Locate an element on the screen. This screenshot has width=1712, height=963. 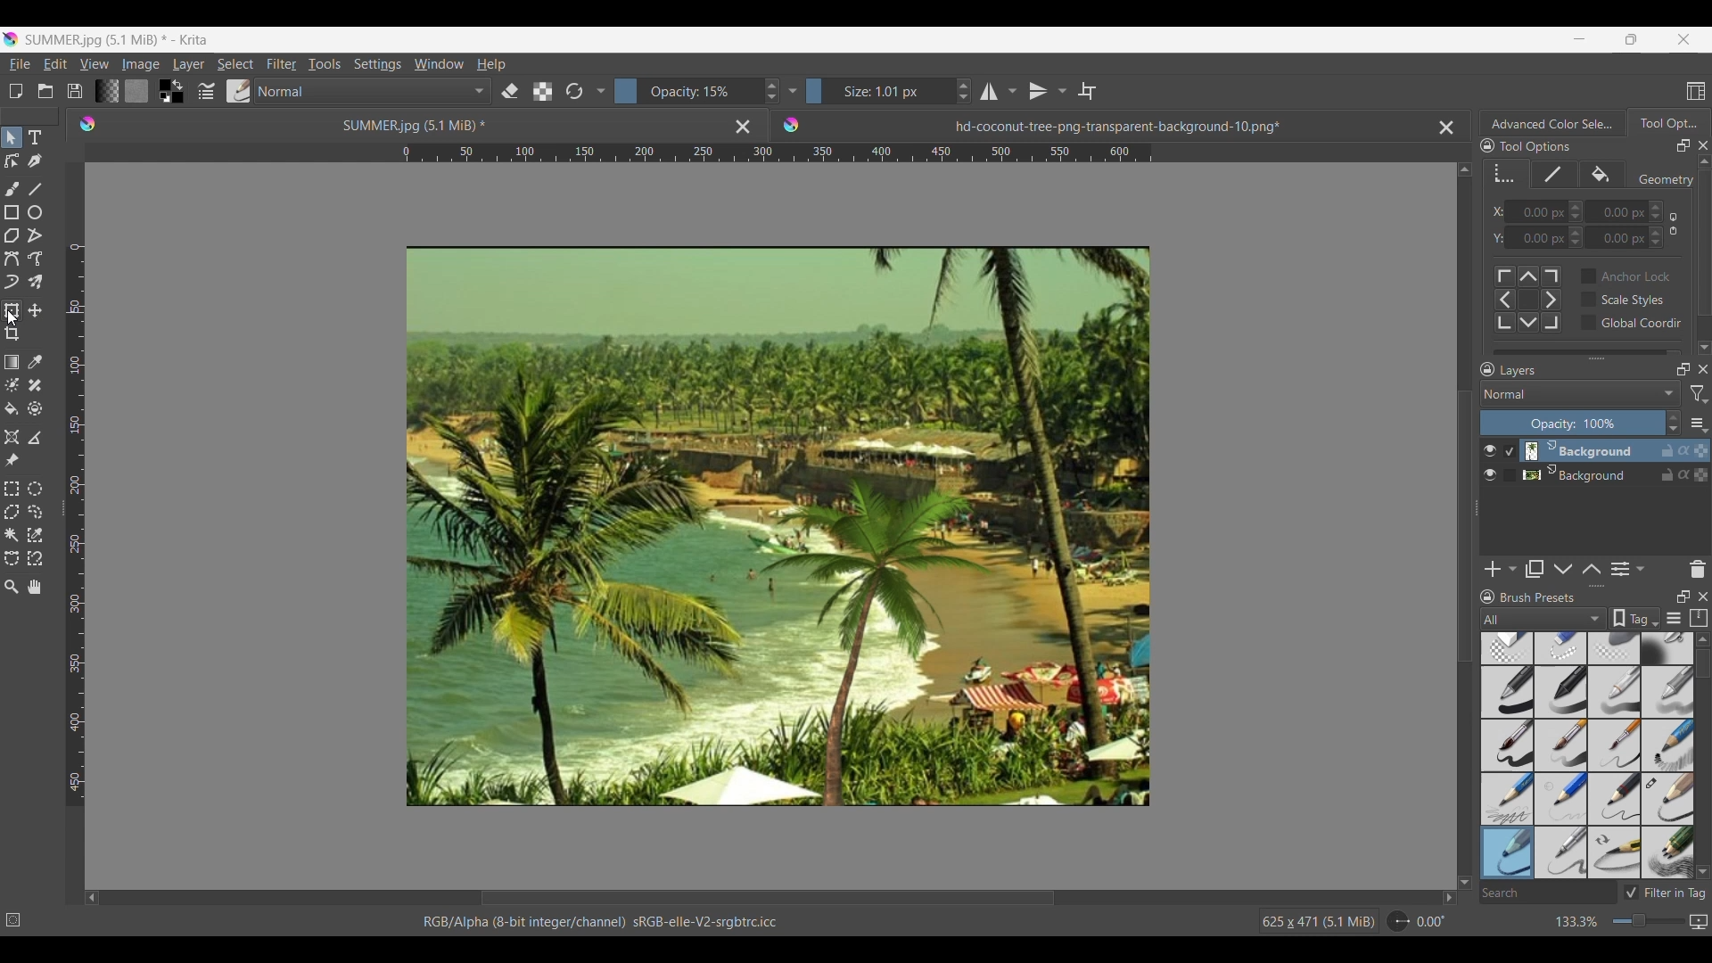
SUMMERjpg (5.1 MiB)* is located at coordinates (388, 124).